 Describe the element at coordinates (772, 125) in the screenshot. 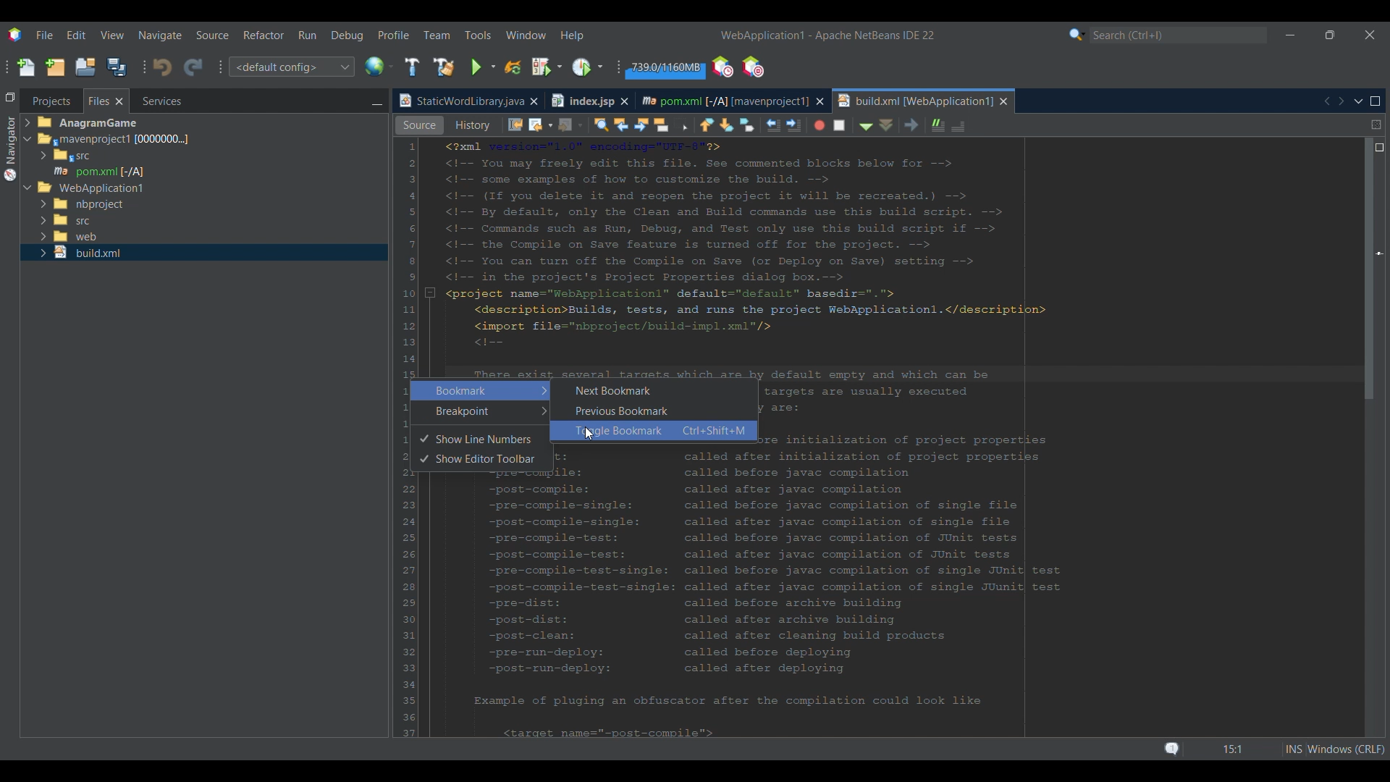

I see `Find next occurrence ` at that location.